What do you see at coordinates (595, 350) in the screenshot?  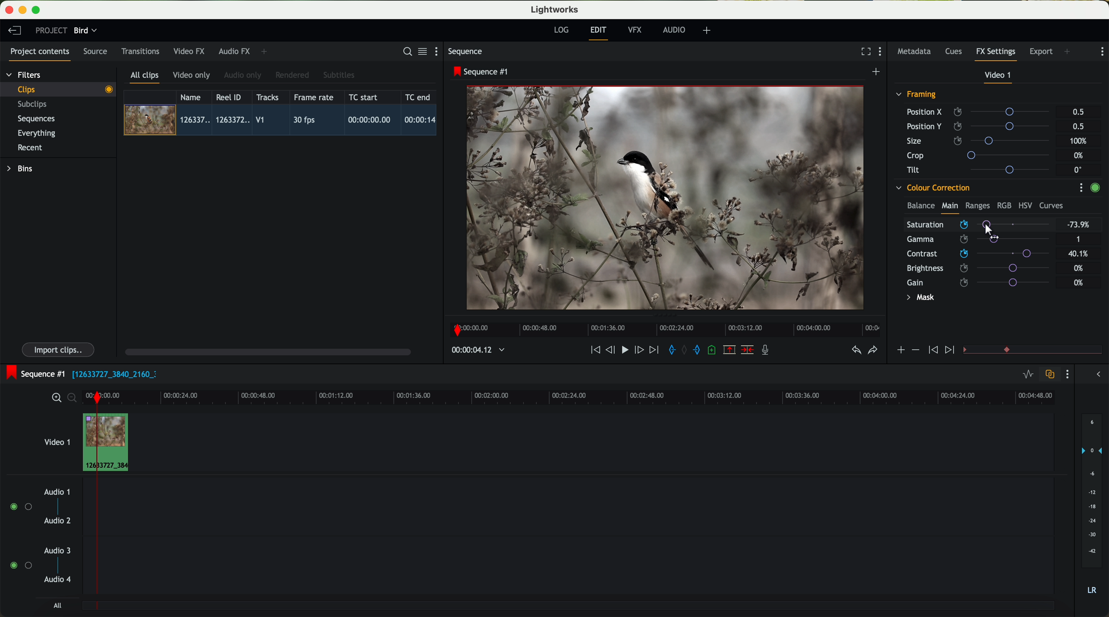 I see `rewind` at bounding box center [595, 350].